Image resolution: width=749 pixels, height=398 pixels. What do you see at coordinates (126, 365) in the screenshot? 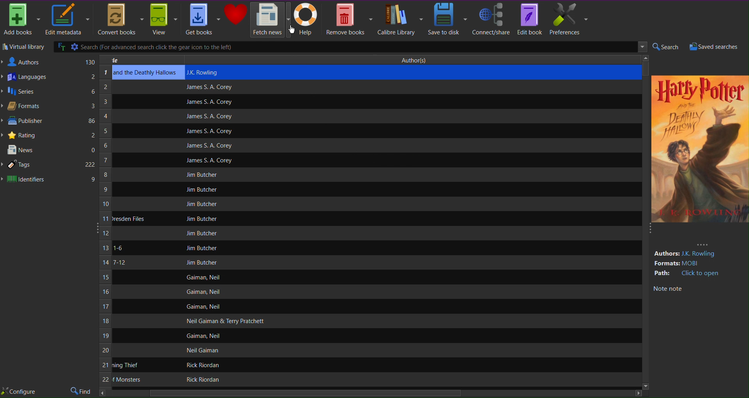
I see `ning thief` at bounding box center [126, 365].